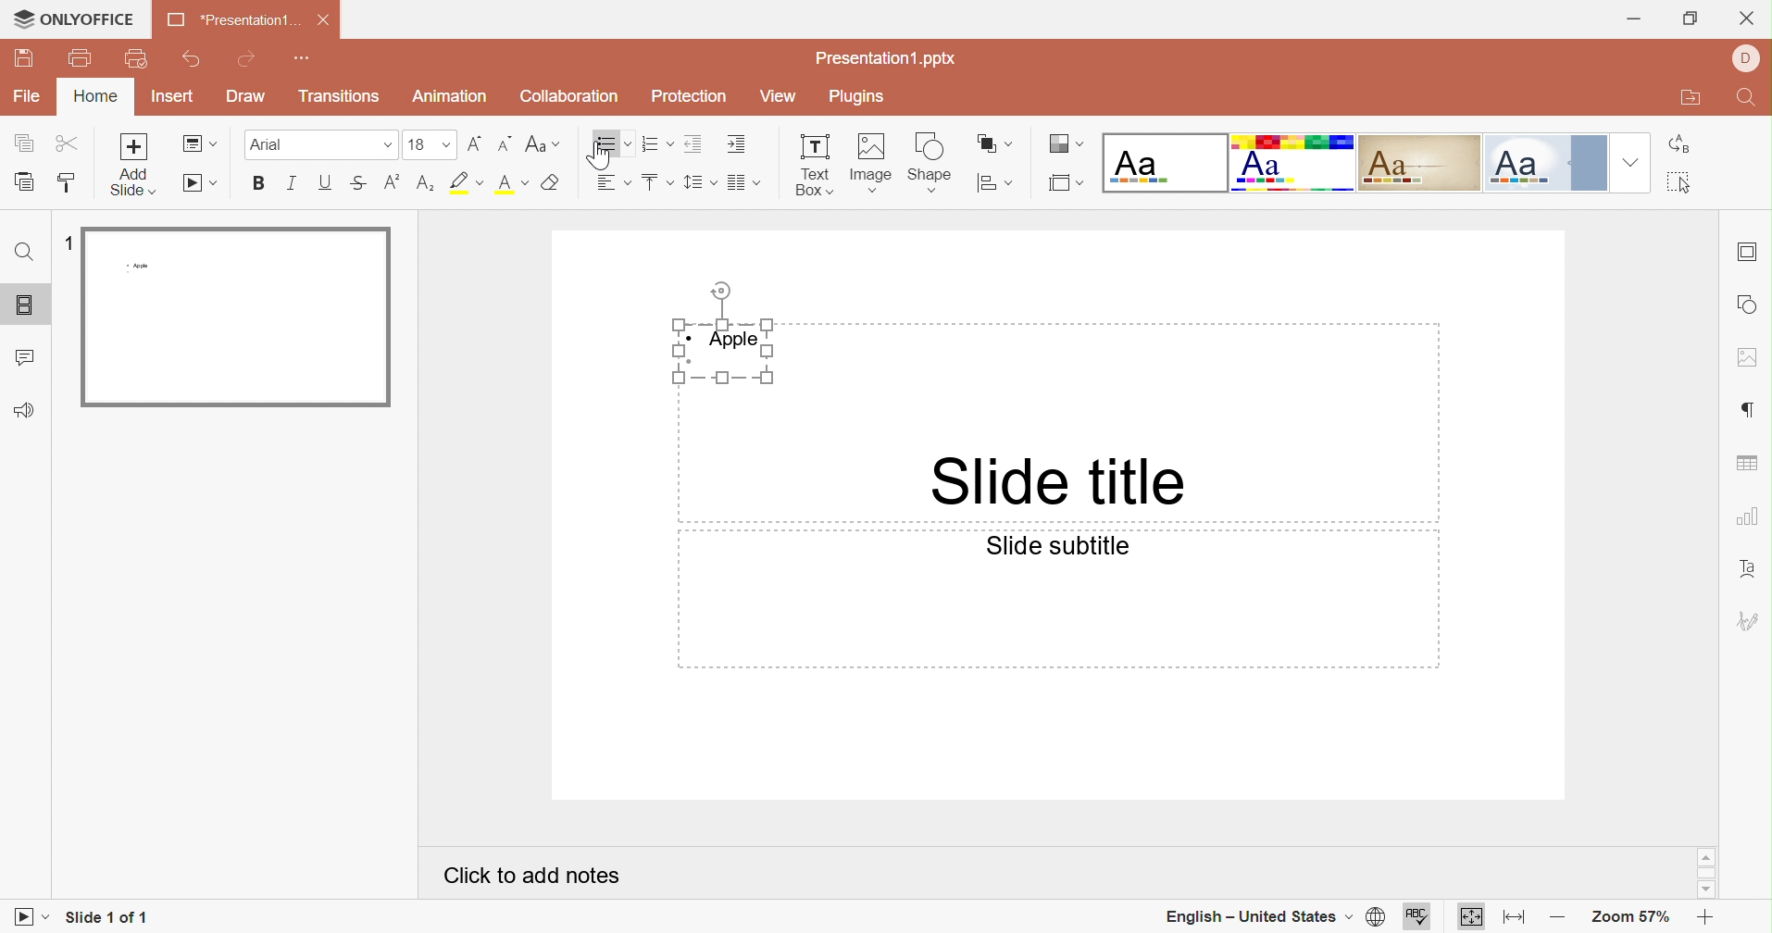 This screenshot has width=1772, height=933. Describe the element at coordinates (66, 246) in the screenshot. I see `1` at that location.